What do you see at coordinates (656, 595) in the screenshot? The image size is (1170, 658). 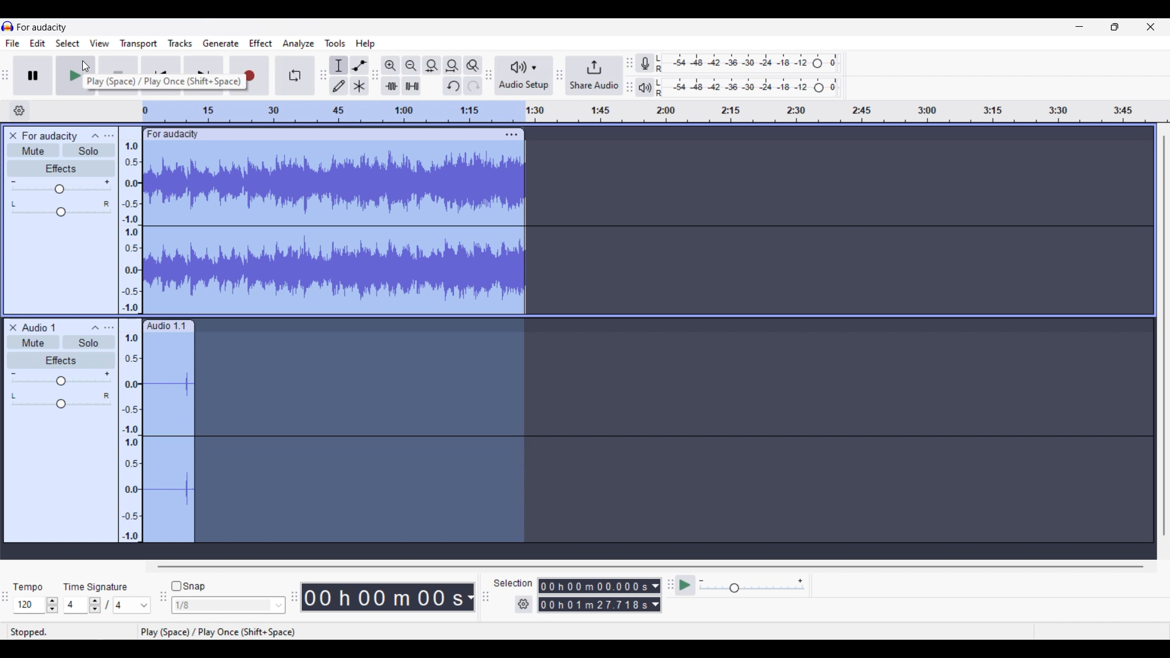 I see `Duration measurement` at bounding box center [656, 595].